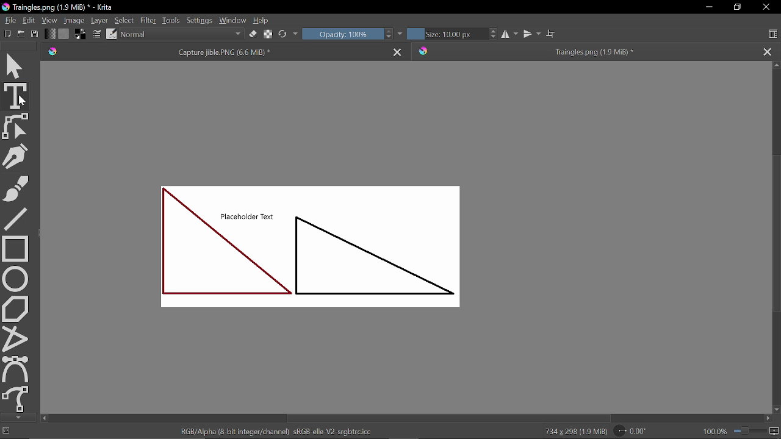 The height and width of the screenshot is (439, 781). Describe the element at coordinates (340, 34) in the screenshot. I see `Opacity: 100%` at that location.